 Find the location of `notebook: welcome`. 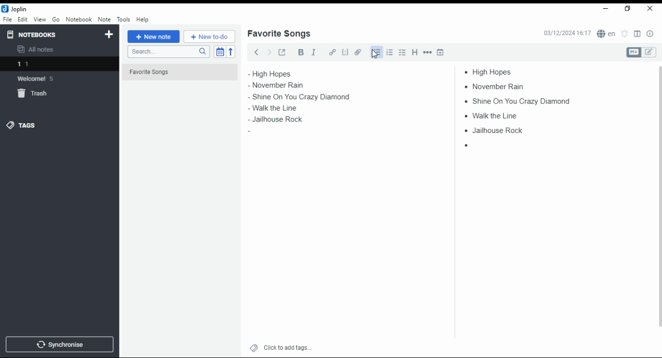

notebook: welcome is located at coordinates (38, 78).